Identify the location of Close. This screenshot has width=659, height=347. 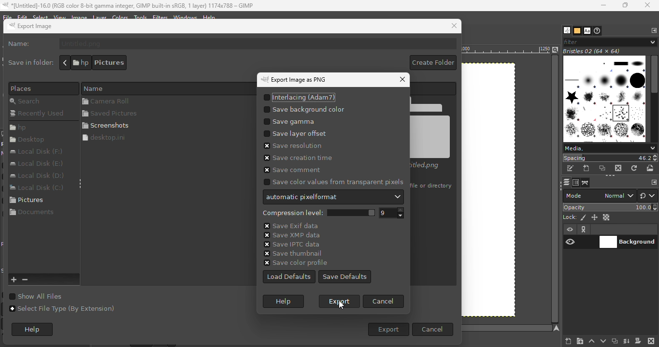
(397, 81).